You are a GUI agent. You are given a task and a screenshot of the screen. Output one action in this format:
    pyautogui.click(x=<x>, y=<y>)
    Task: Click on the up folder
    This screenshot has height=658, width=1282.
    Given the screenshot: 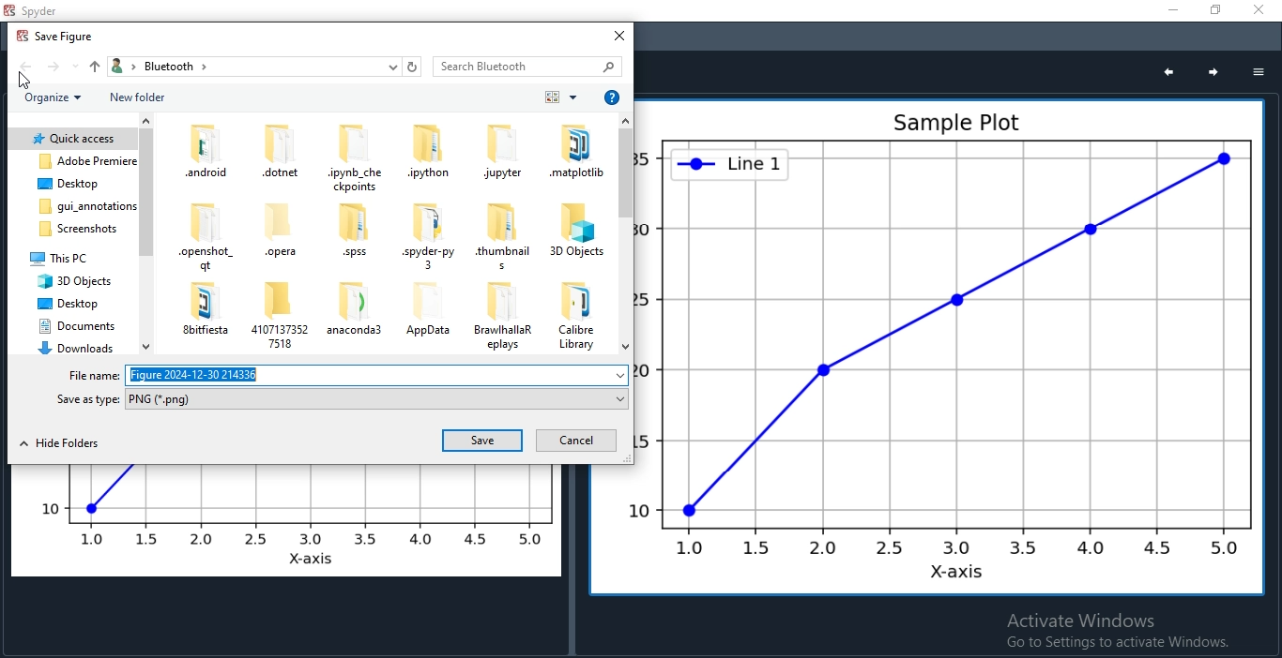 What is the action you would take?
    pyautogui.click(x=95, y=67)
    